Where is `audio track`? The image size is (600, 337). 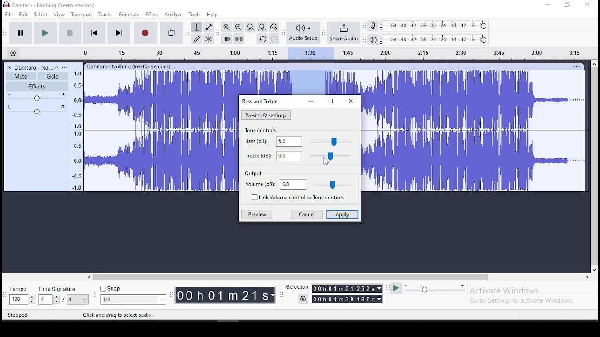
audio track is located at coordinates (474, 100).